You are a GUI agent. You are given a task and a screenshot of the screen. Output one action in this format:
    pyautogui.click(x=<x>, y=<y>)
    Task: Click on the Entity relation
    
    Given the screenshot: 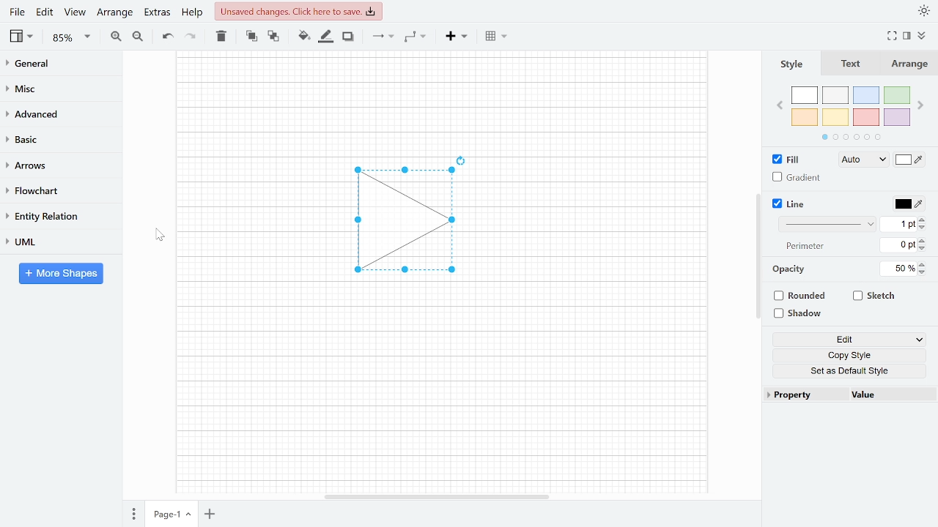 What is the action you would take?
    pyautogui.click(x=55, y=216)
    